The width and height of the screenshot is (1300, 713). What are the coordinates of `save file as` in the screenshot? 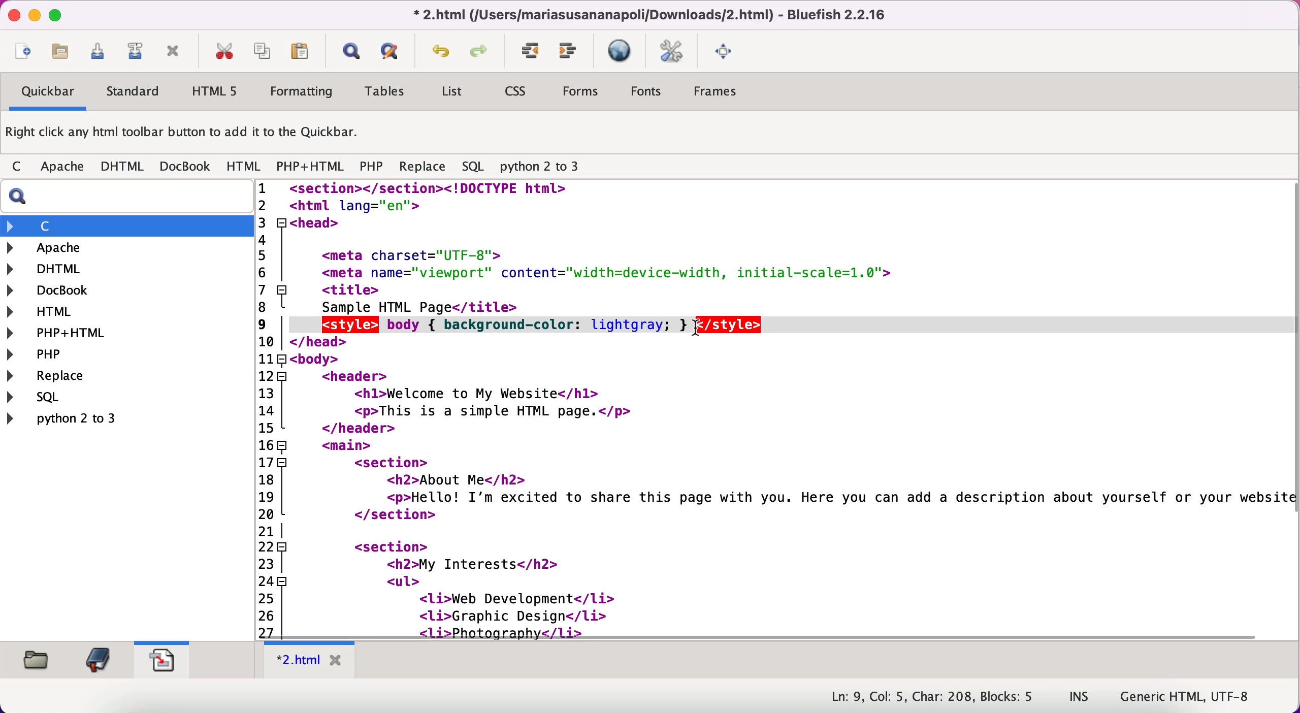 It's located at (134, 51).